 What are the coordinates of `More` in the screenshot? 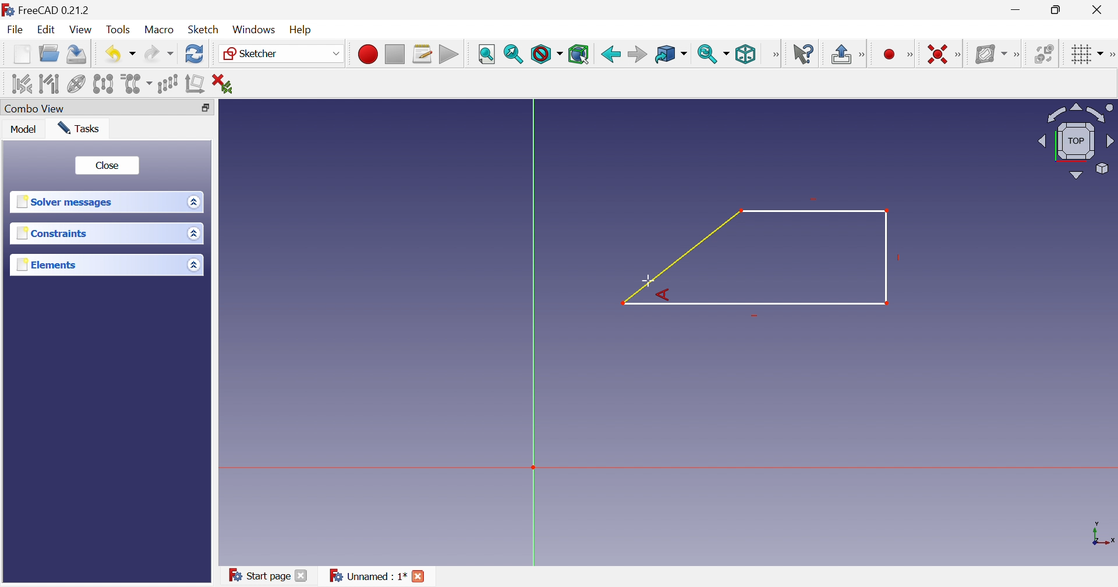 It's located at (960, 54).